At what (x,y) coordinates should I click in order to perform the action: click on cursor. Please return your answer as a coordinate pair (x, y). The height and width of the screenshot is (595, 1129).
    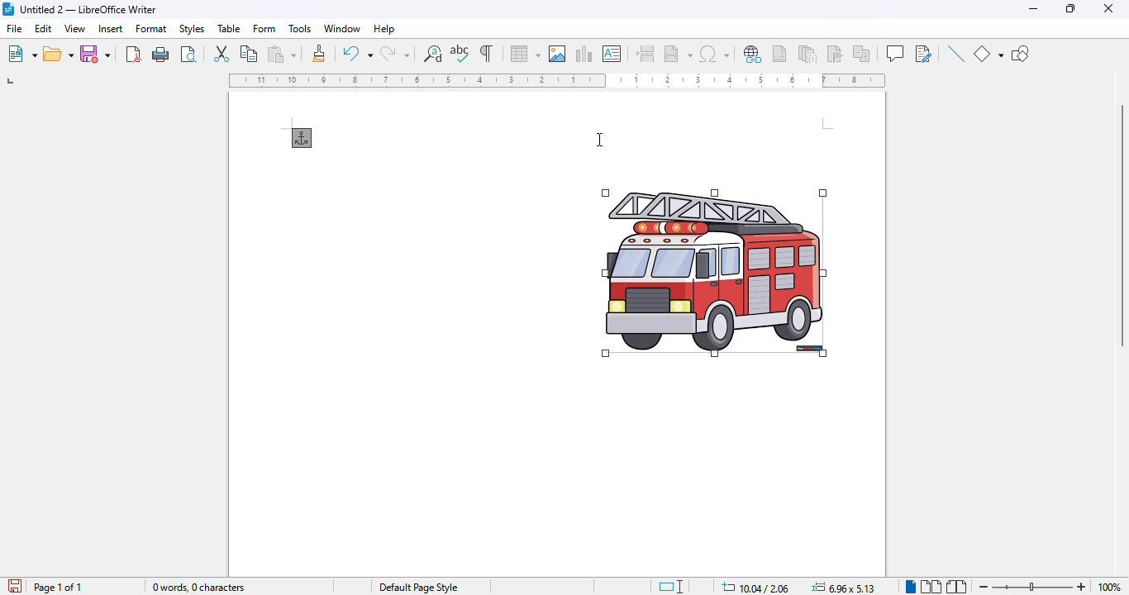
    Looking at the image, I should click on (599, 140).